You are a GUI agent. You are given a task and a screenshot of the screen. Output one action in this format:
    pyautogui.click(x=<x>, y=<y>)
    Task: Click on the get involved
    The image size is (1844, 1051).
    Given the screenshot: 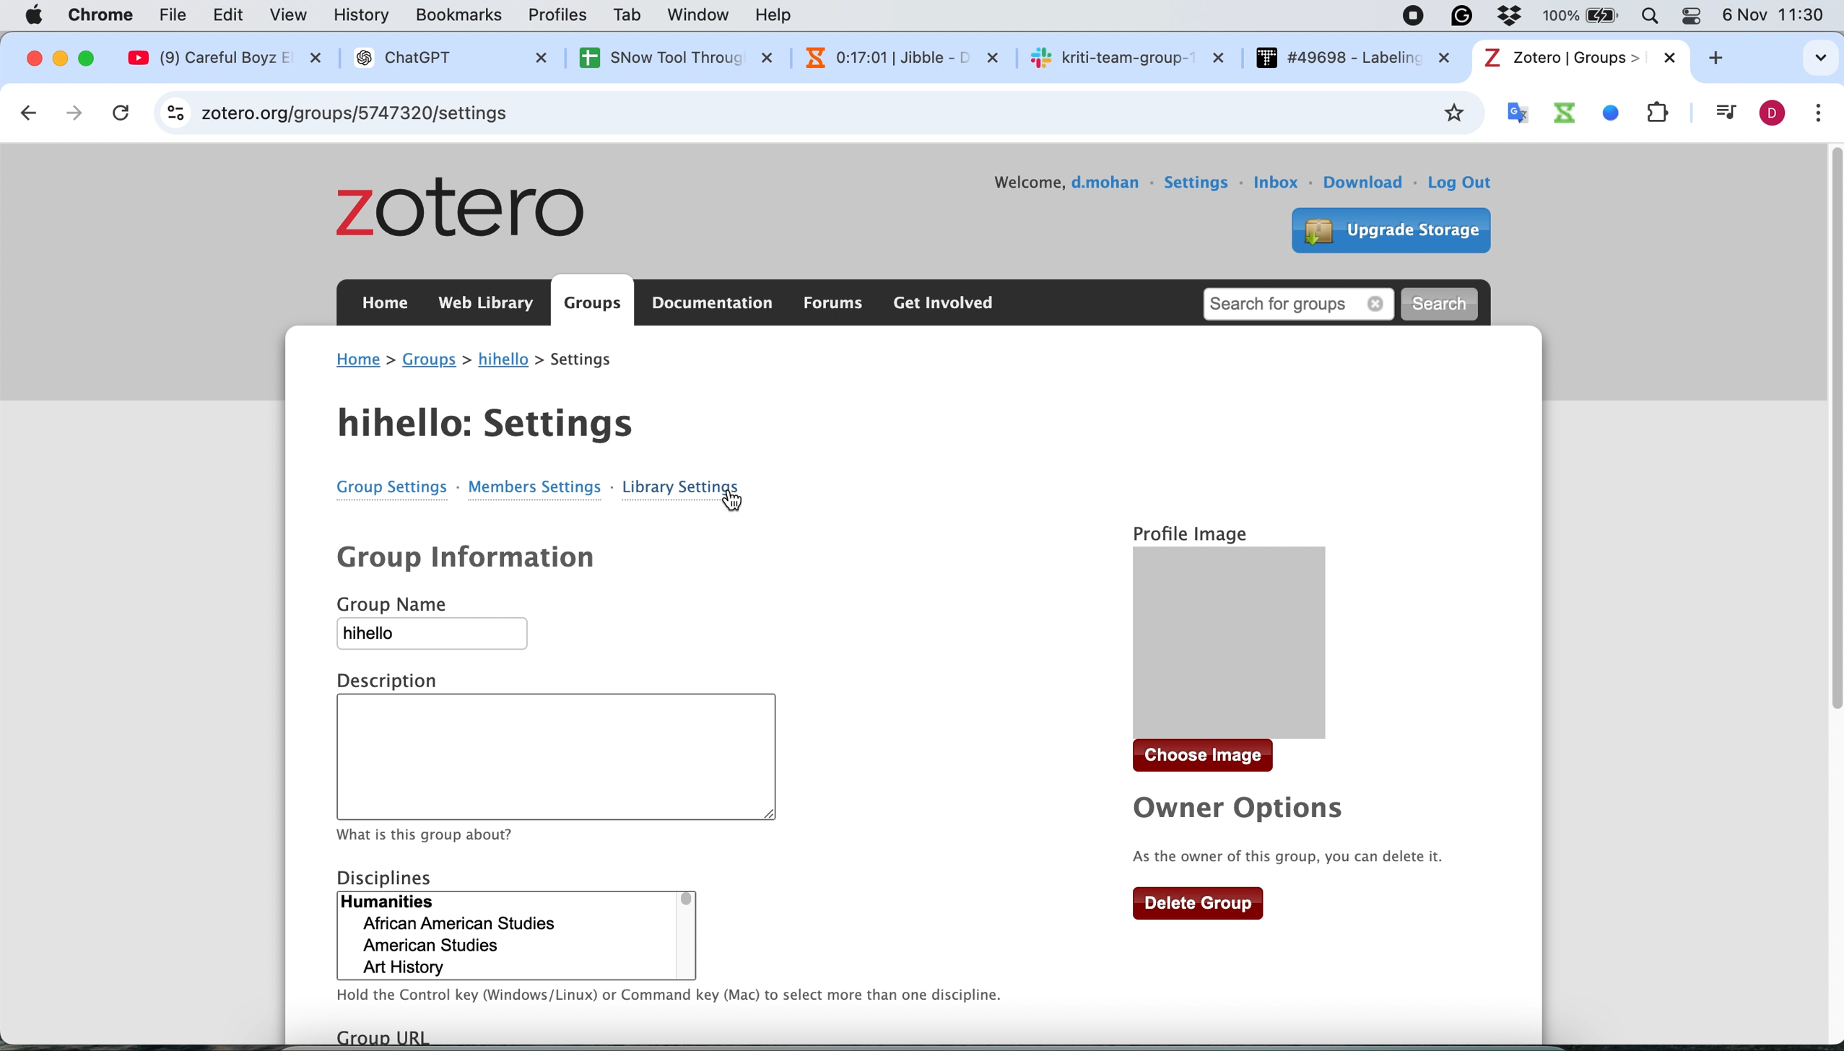 What is the action you would take?
    pyautogui.click(x=942, y=304)
    